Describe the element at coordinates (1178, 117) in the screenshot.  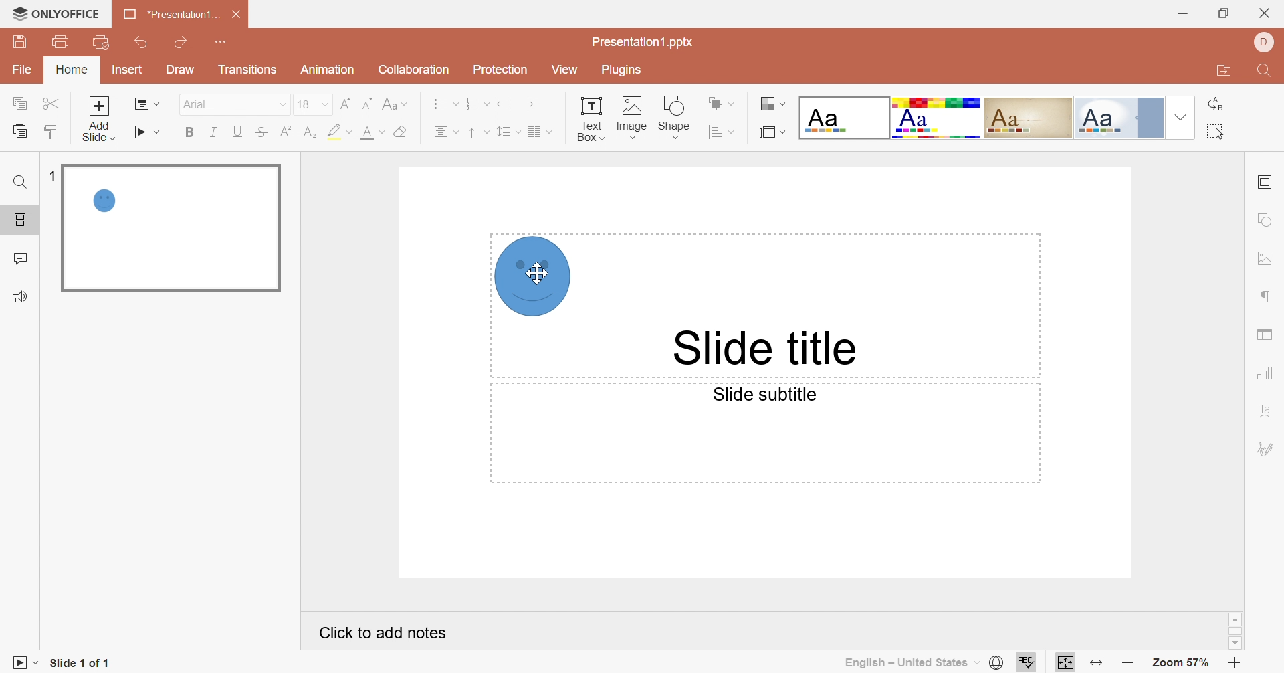
I see `Drop Down` at that location.